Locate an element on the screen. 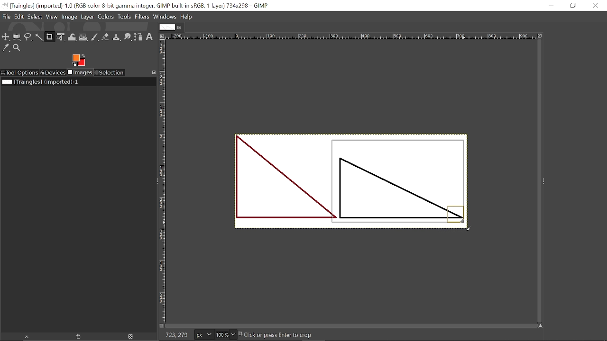 Image resolution: width=607 pixels, height=341 pixels. click or press enter to crop is located at coordinates (288, 335).